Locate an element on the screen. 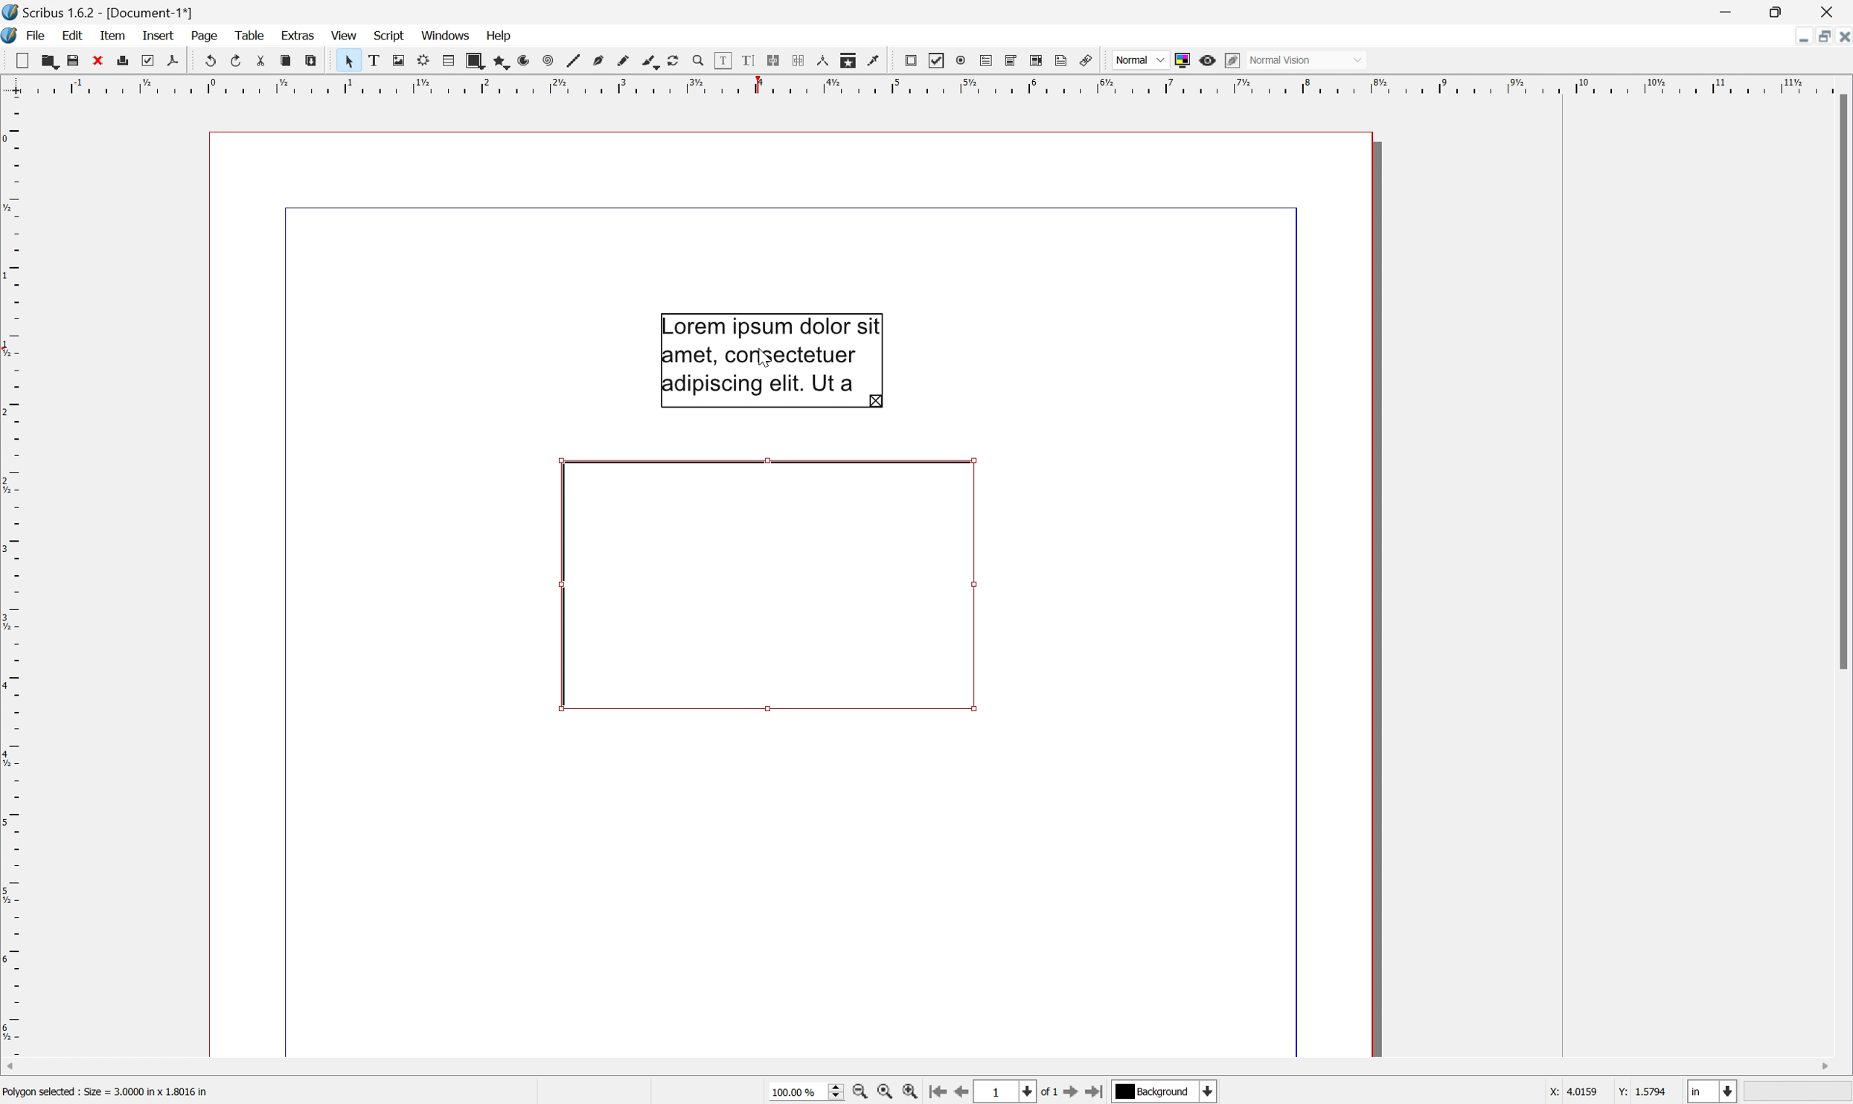  Line is located at coordinates (571, 61).